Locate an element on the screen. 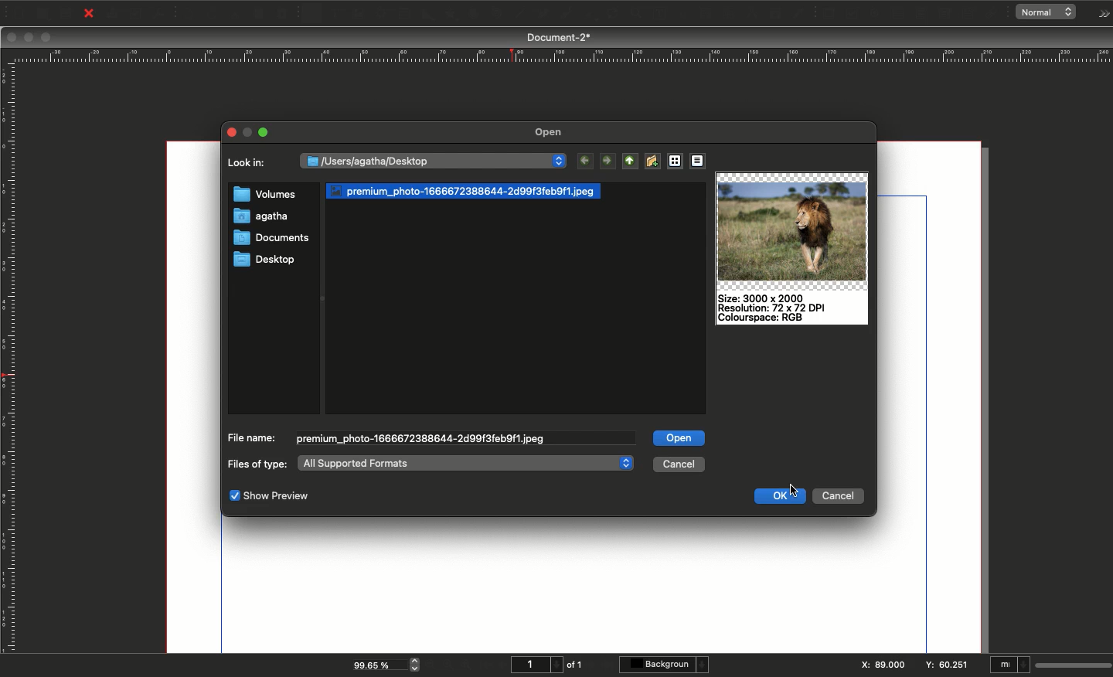 The width and height of the screenshot is (1113, 677). Polygon is located at coordinates (451, 15).